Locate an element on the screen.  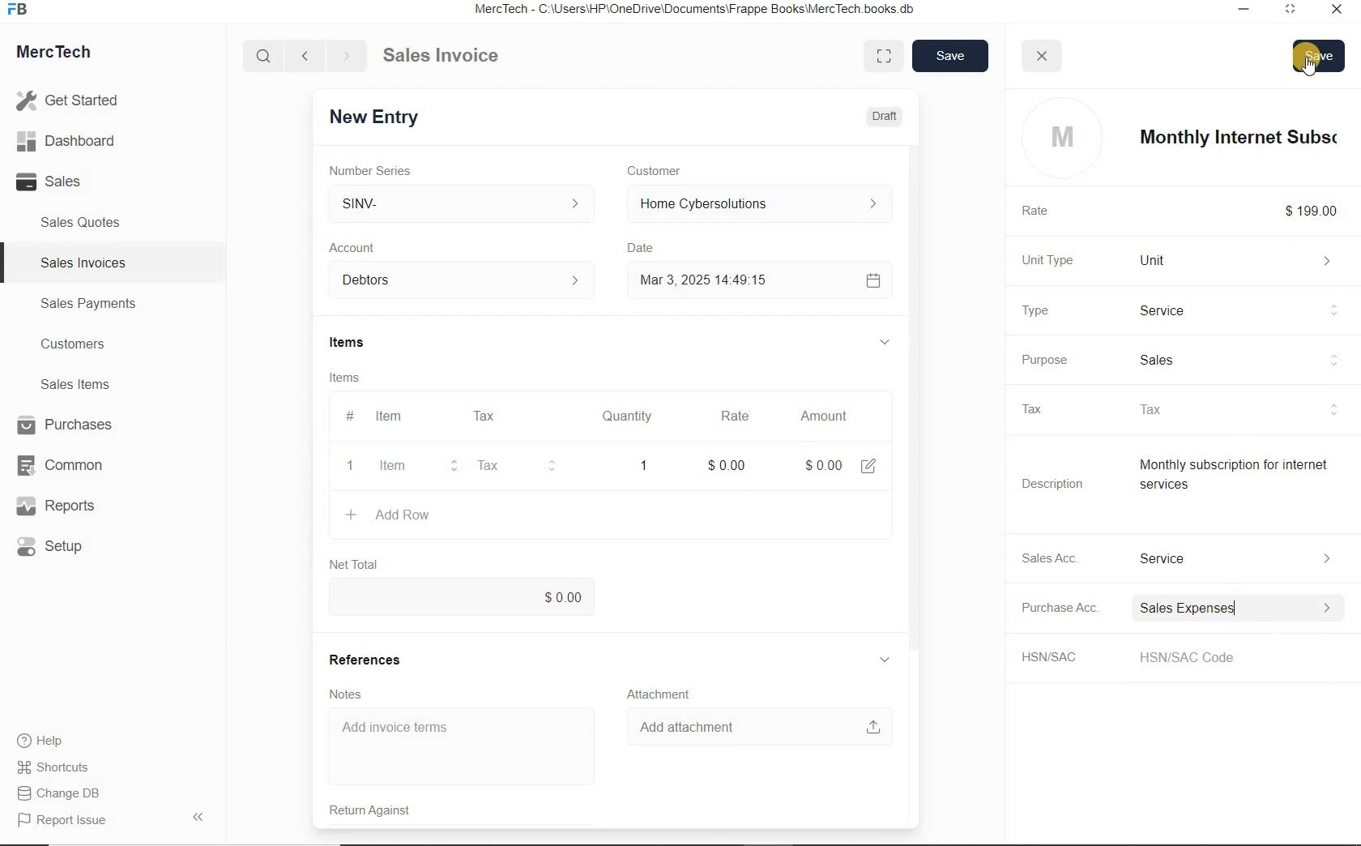
item line number is located at coordinates (345, 443).